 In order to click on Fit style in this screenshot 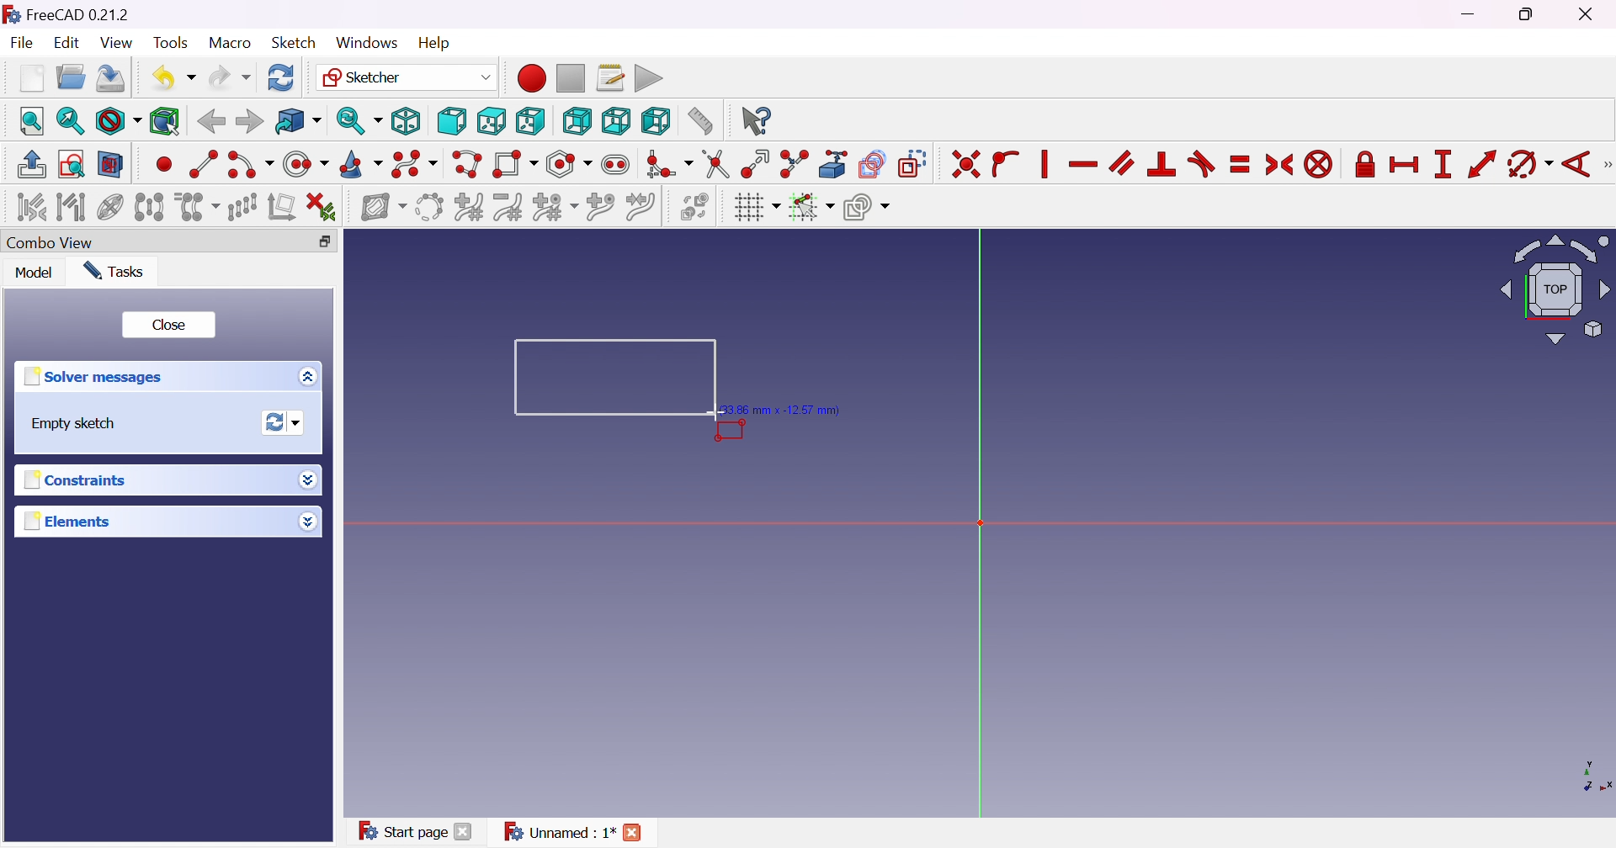, I will do `click(116, 120)`.